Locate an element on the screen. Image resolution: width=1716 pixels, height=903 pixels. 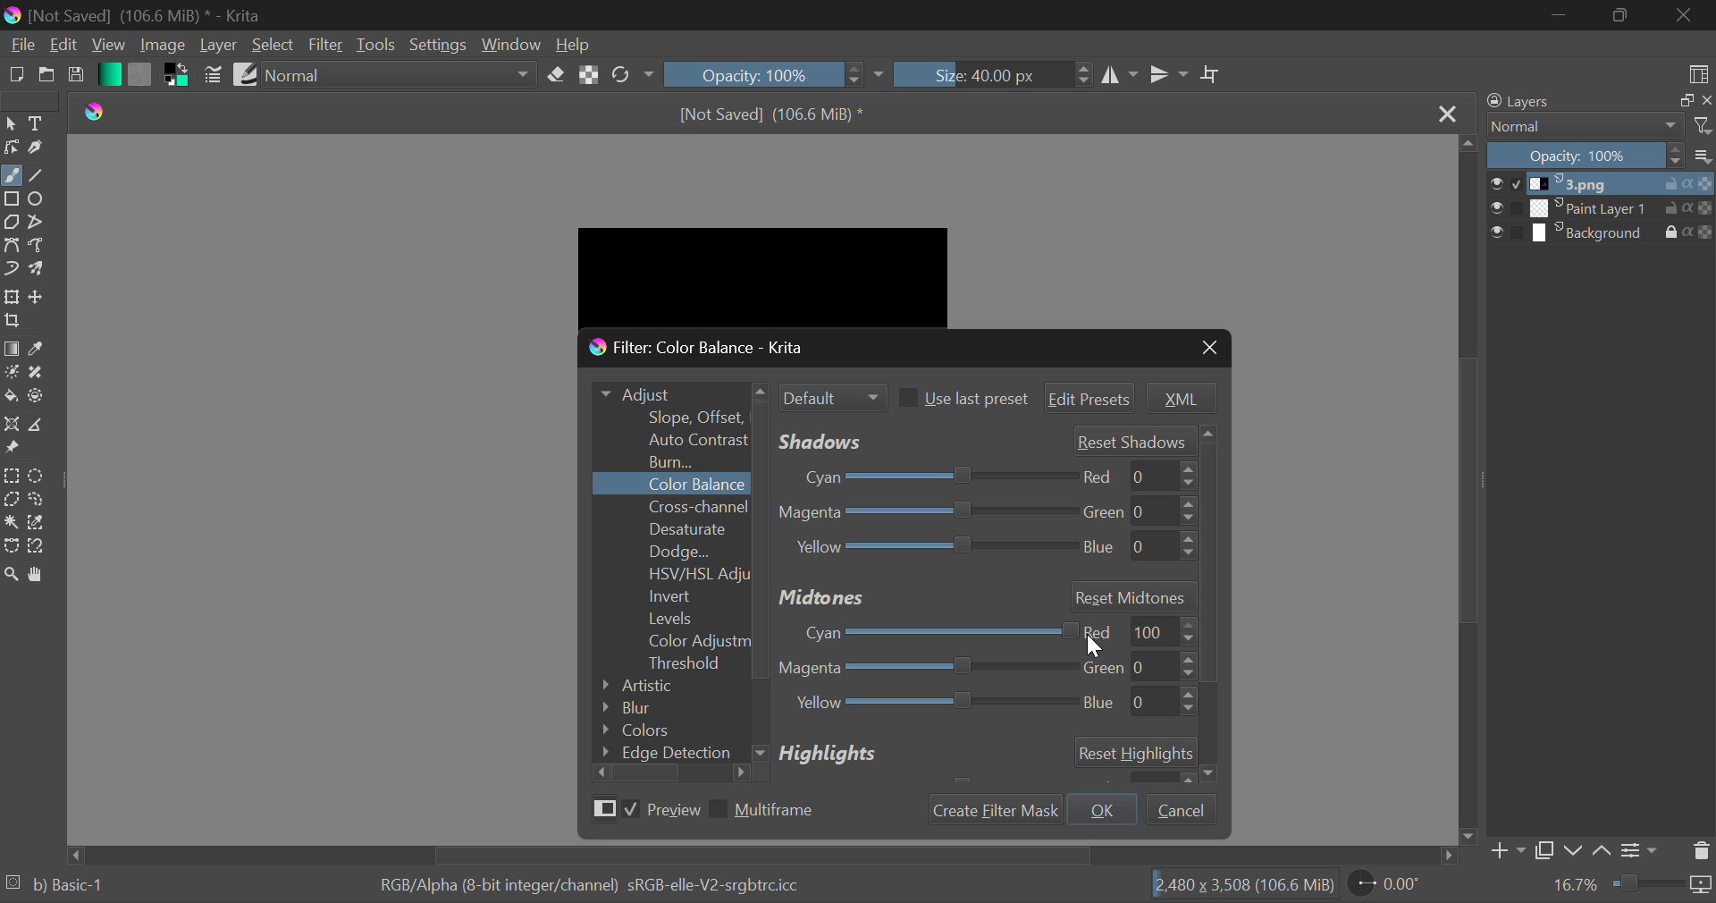
Color Adjustment is located at coordinates (672, 641).